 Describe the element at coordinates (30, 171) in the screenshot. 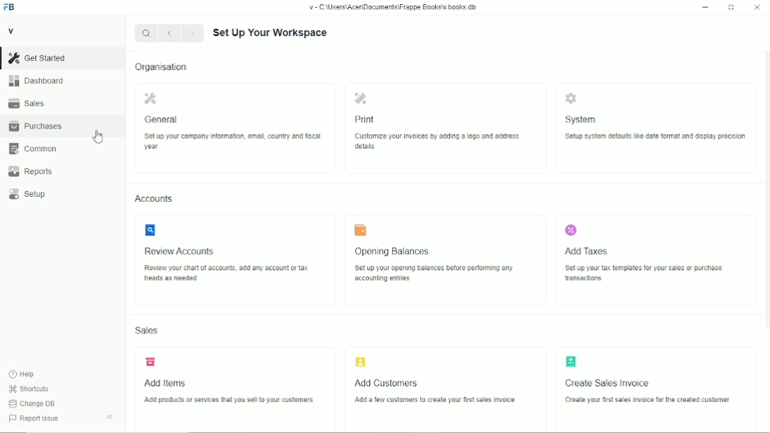

I see `reports` at that location.